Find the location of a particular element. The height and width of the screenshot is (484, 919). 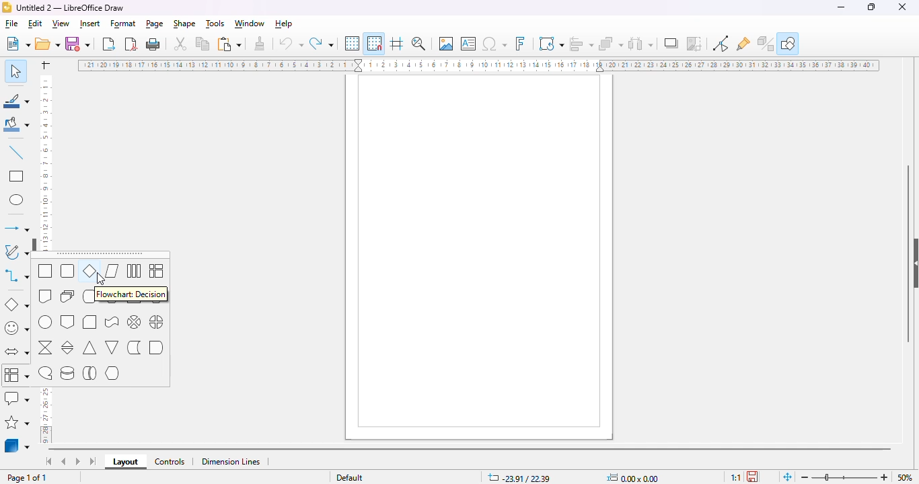

logo is located at coordinates (7, 7).